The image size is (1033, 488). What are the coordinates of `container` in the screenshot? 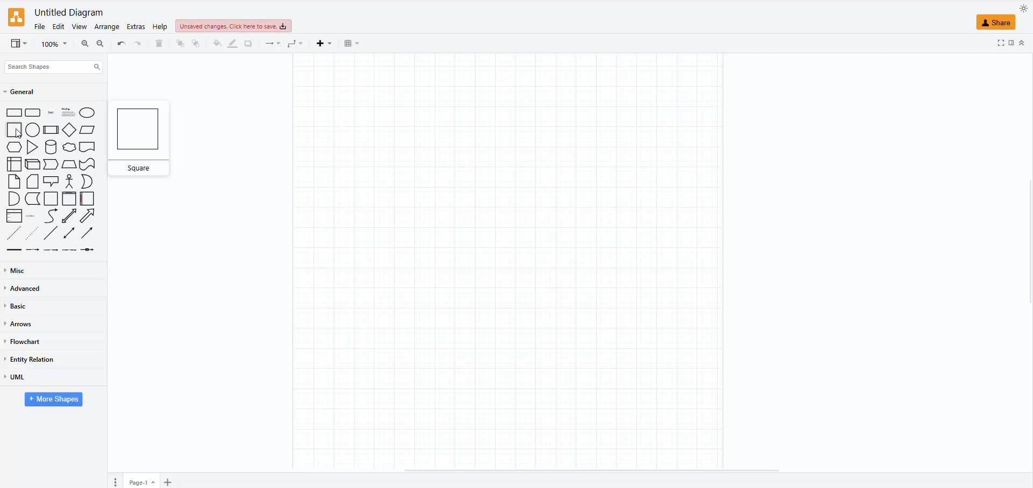 It's located at (52, 199).